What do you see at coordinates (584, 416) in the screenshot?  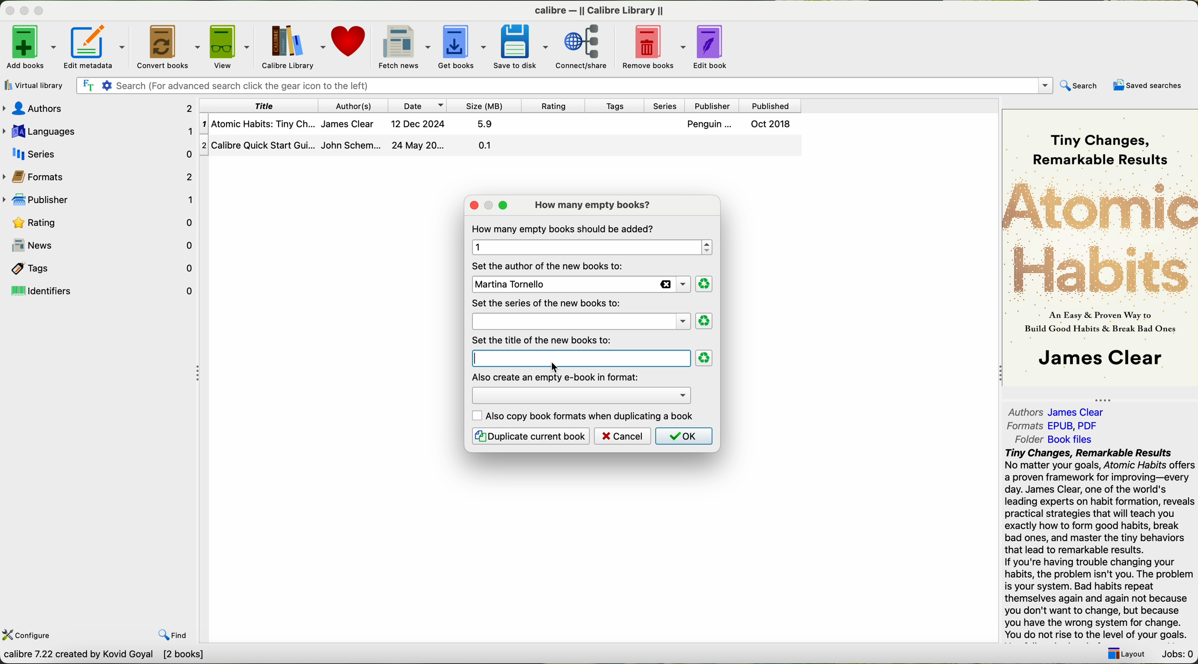 I see `also copy book formats when duplicating a book` at bounding box center [584, 416].